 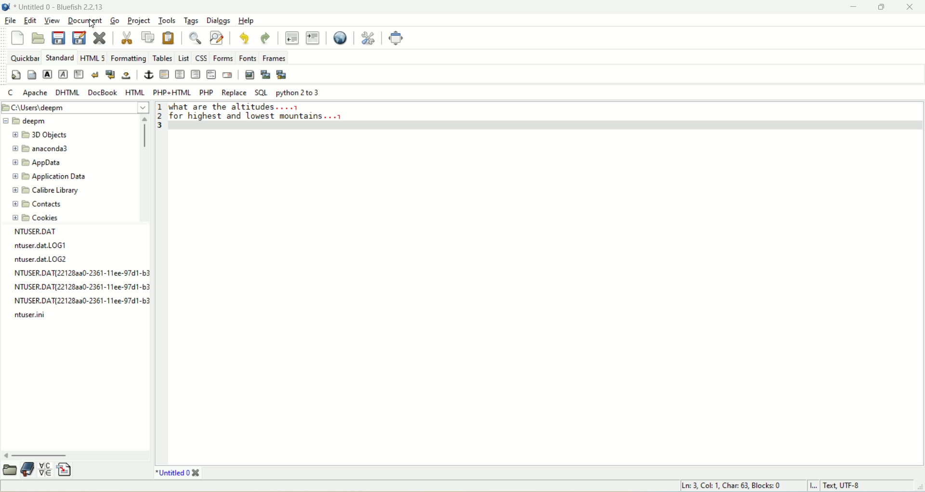 I want to click on documentation, so click(x=29, y=469).